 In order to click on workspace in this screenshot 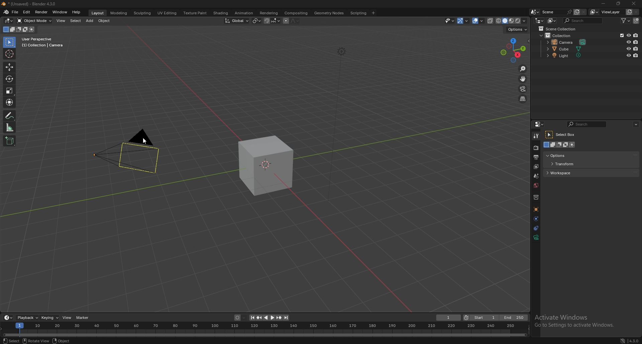, I will do `click(567, 172)`.